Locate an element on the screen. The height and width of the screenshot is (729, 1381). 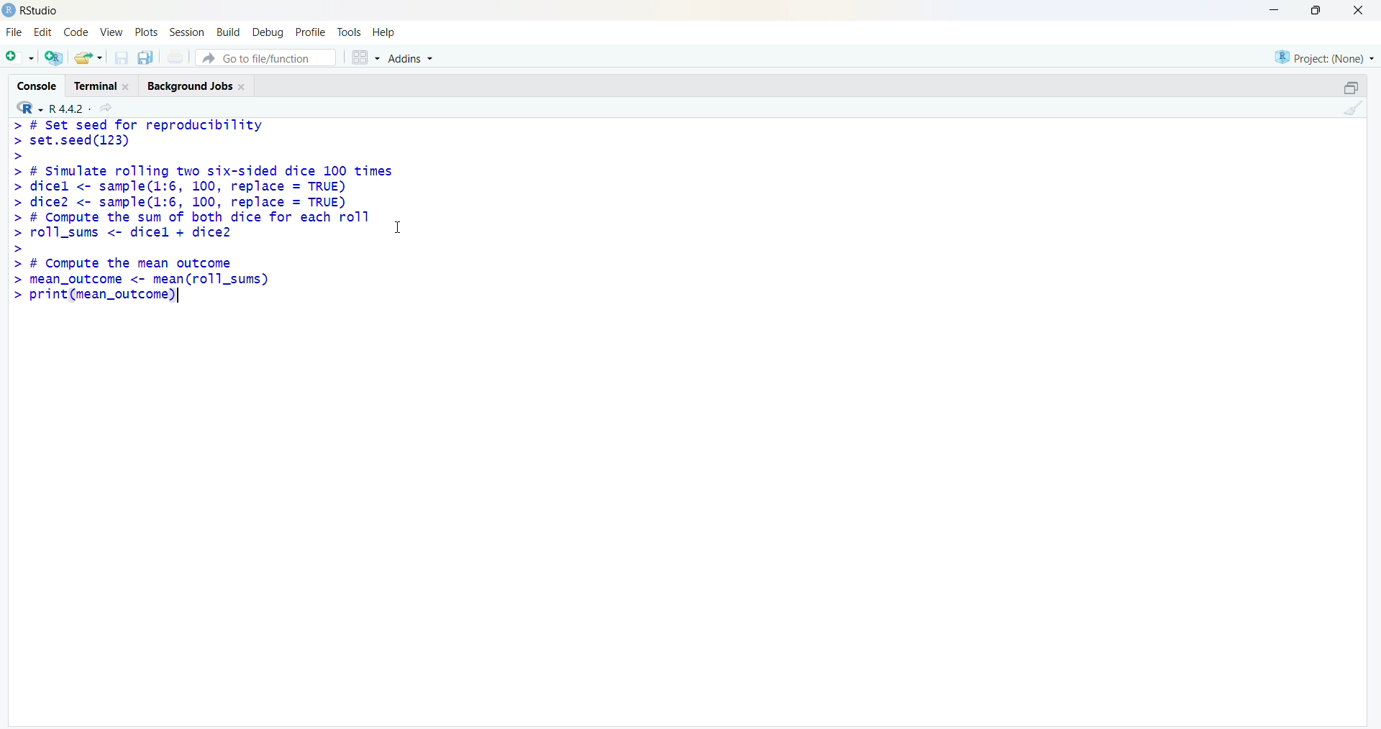
build is located at coordinates (227, 33).